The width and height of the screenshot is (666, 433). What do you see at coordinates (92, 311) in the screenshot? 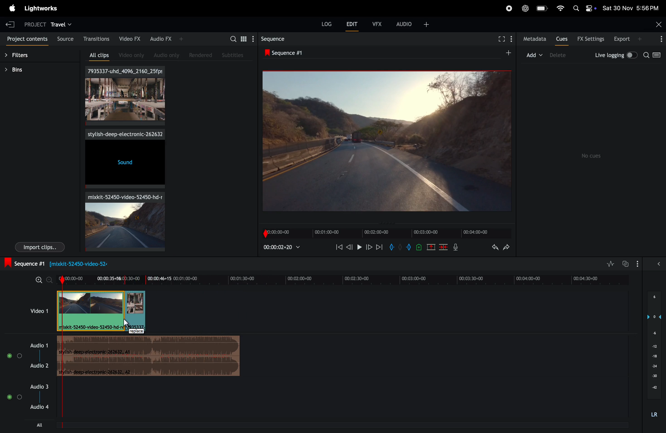
I see `video clip` at bounding box center [92, 311].